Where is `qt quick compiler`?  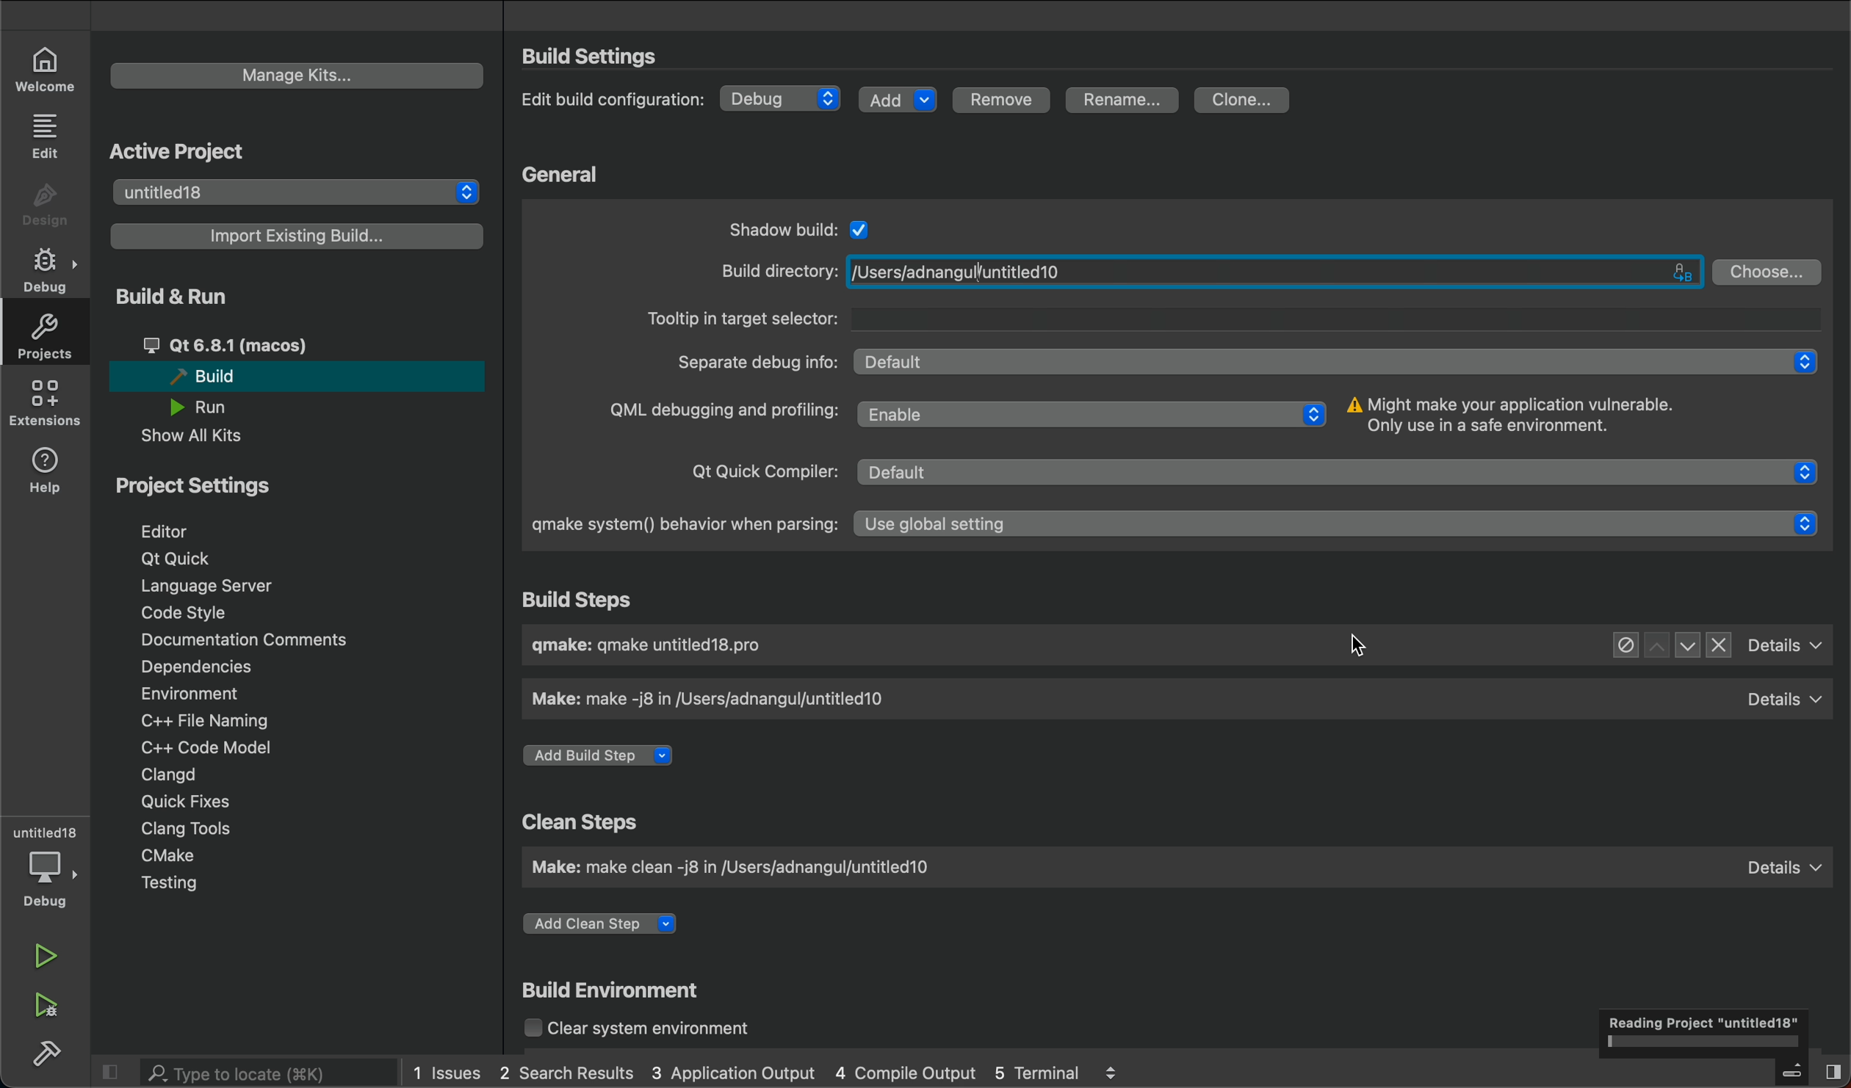 qt quick compiler is located at coordinates (754, 474).